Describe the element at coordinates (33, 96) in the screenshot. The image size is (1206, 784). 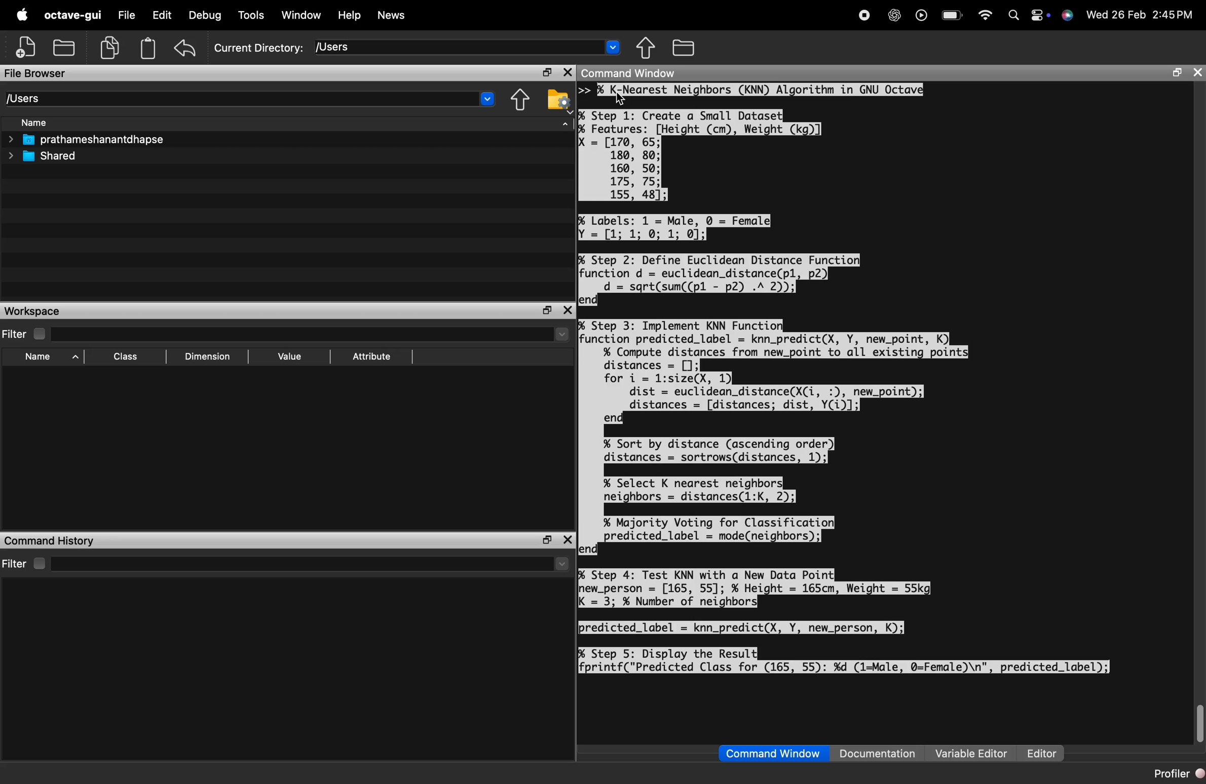
I see `Users` at that location.